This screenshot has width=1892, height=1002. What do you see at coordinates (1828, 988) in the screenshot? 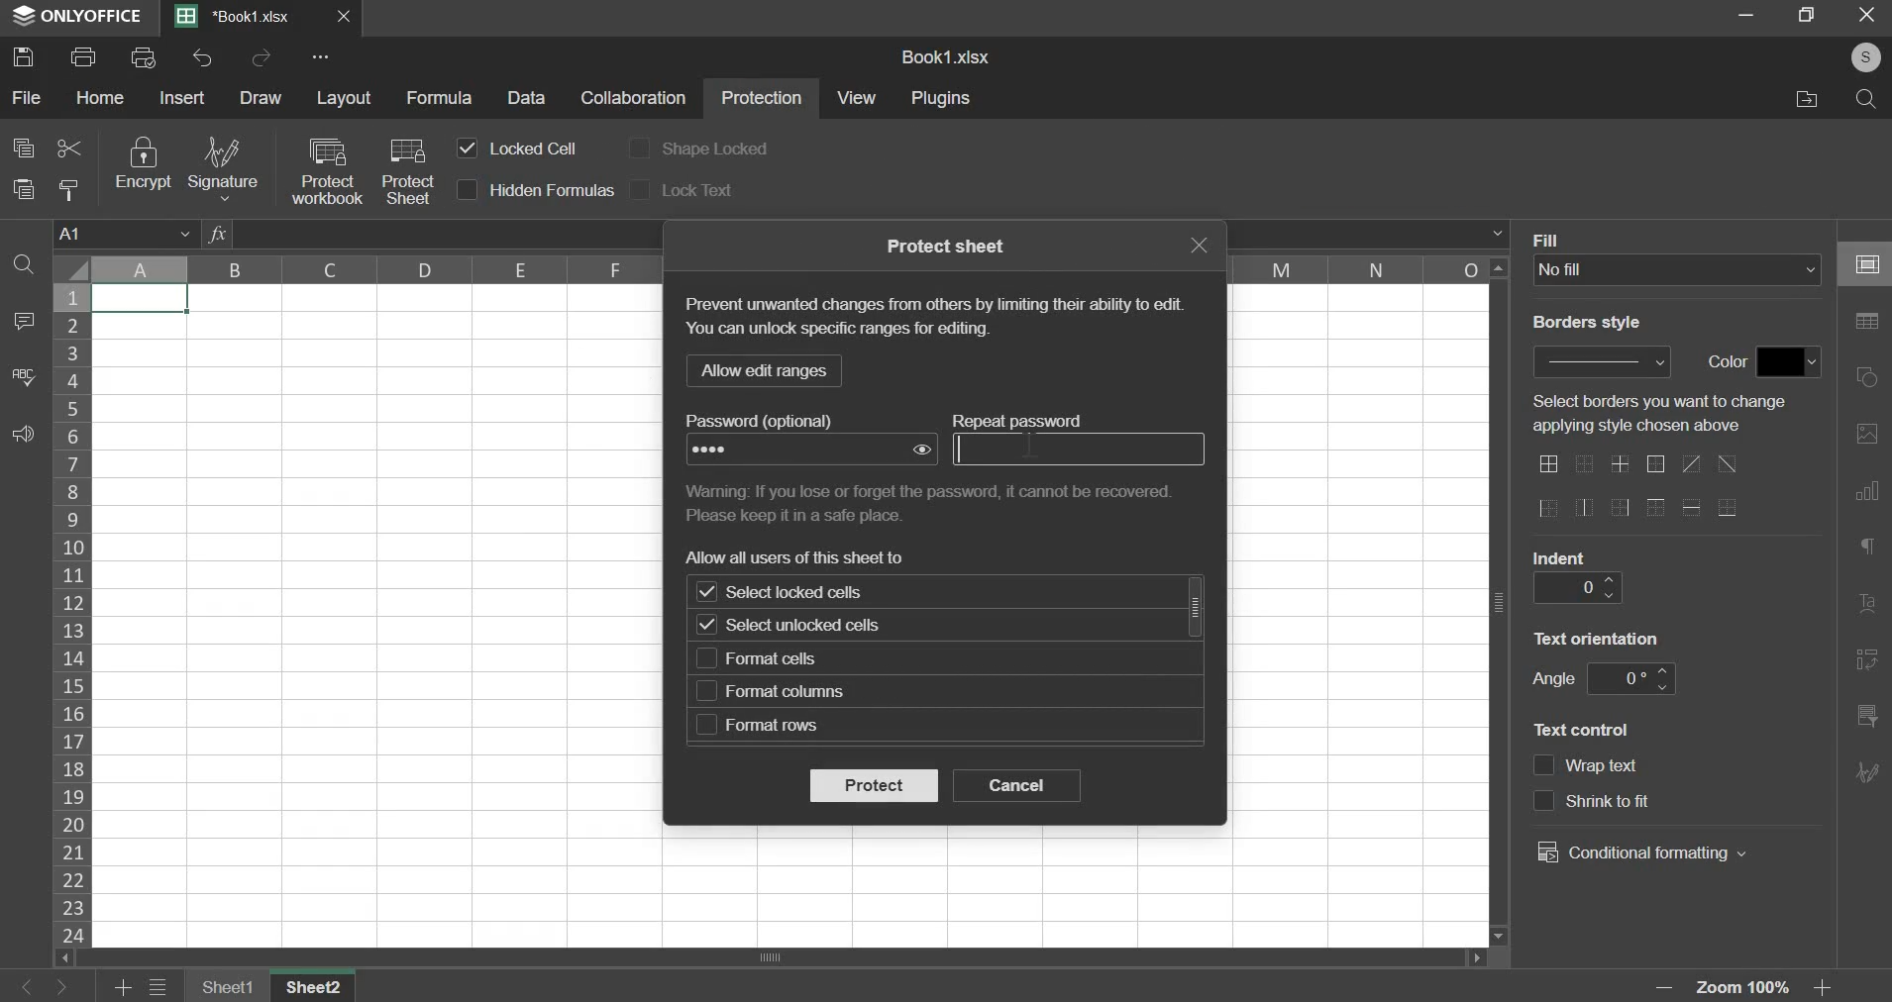
I see `zoom in` at bounding box center [1828, 988].